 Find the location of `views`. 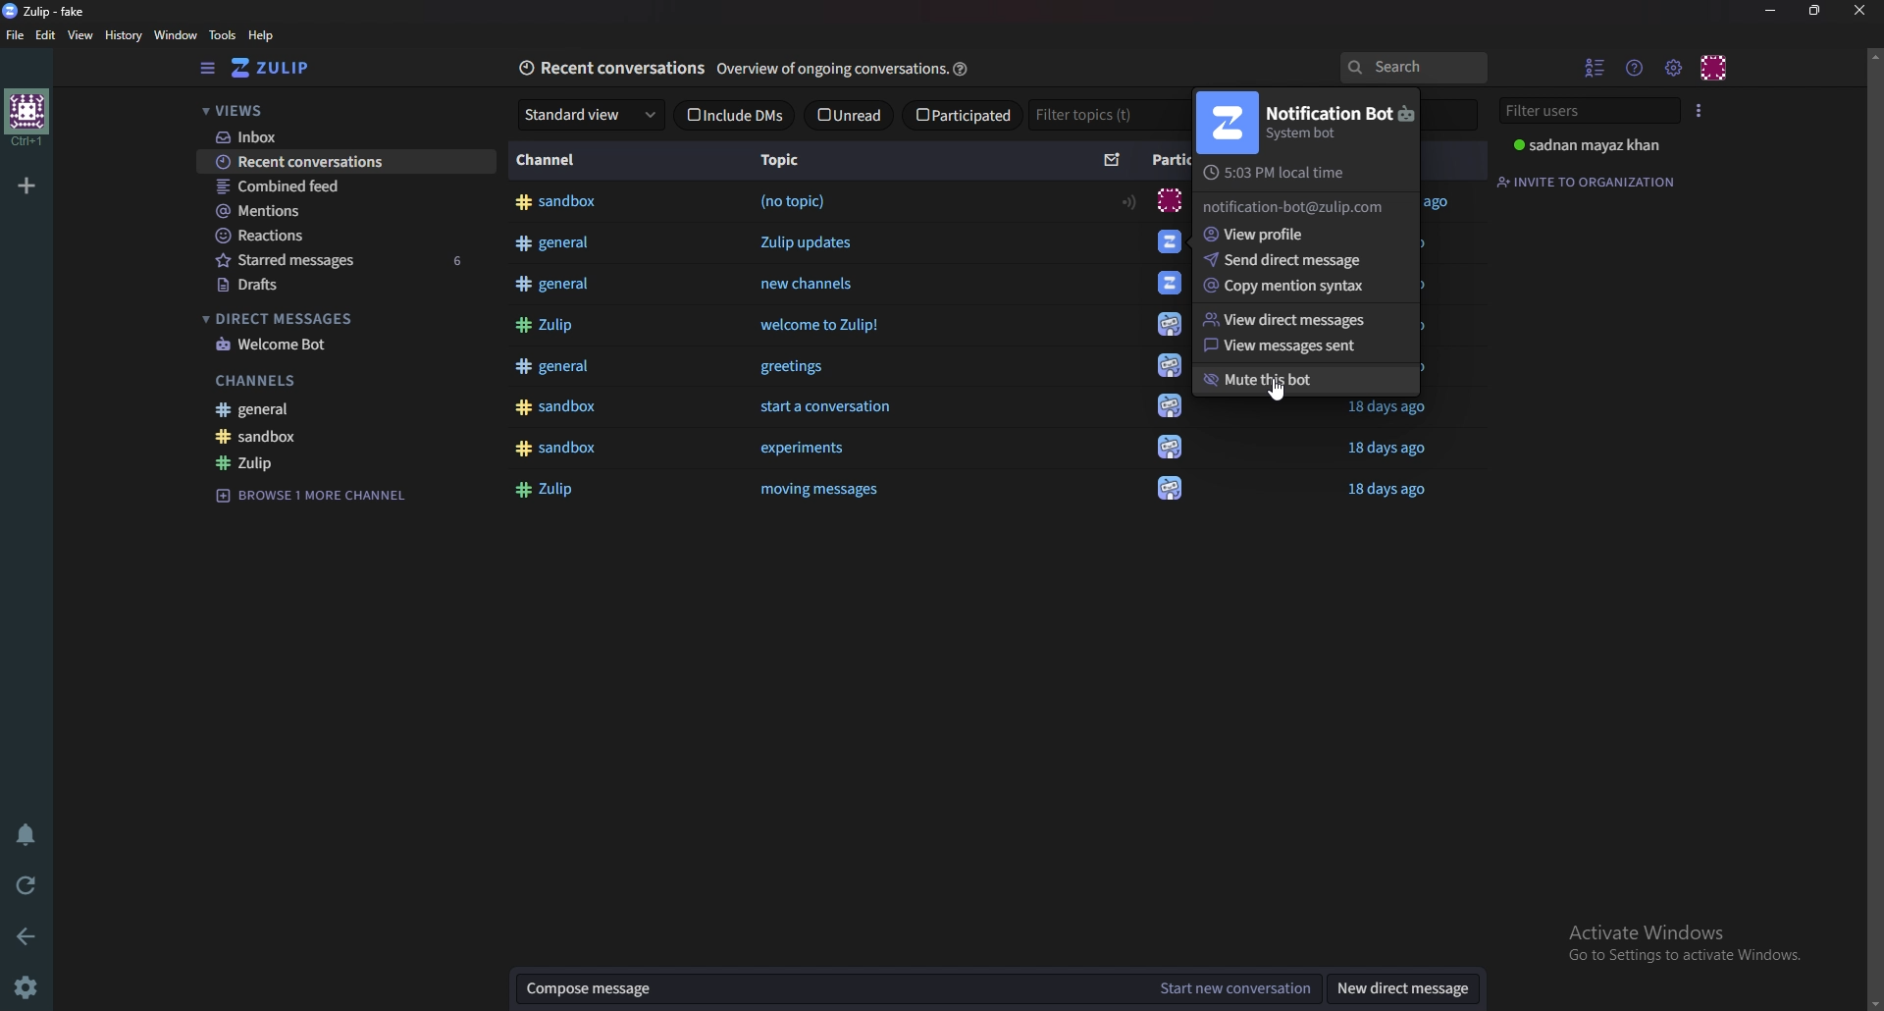

views is located at coordinates (337, 110).